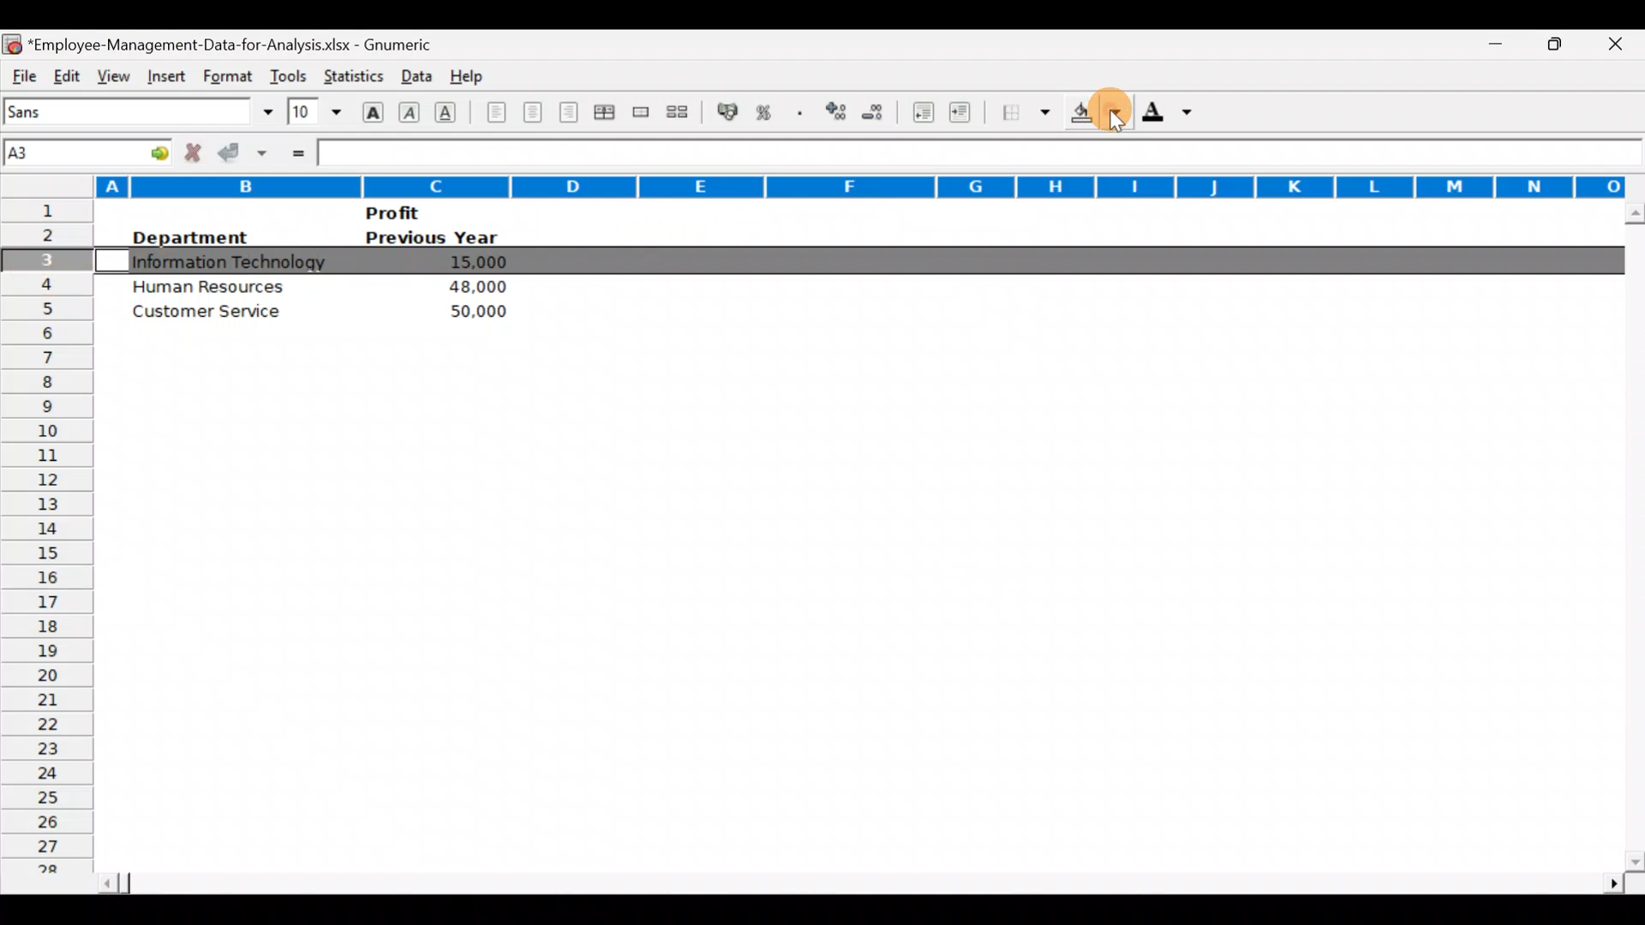 This screenshot has width=1645, height=925. What do you see at coordinates (468, 73) in the screenshot?
I see `Help` at bounding box center [468, 73].